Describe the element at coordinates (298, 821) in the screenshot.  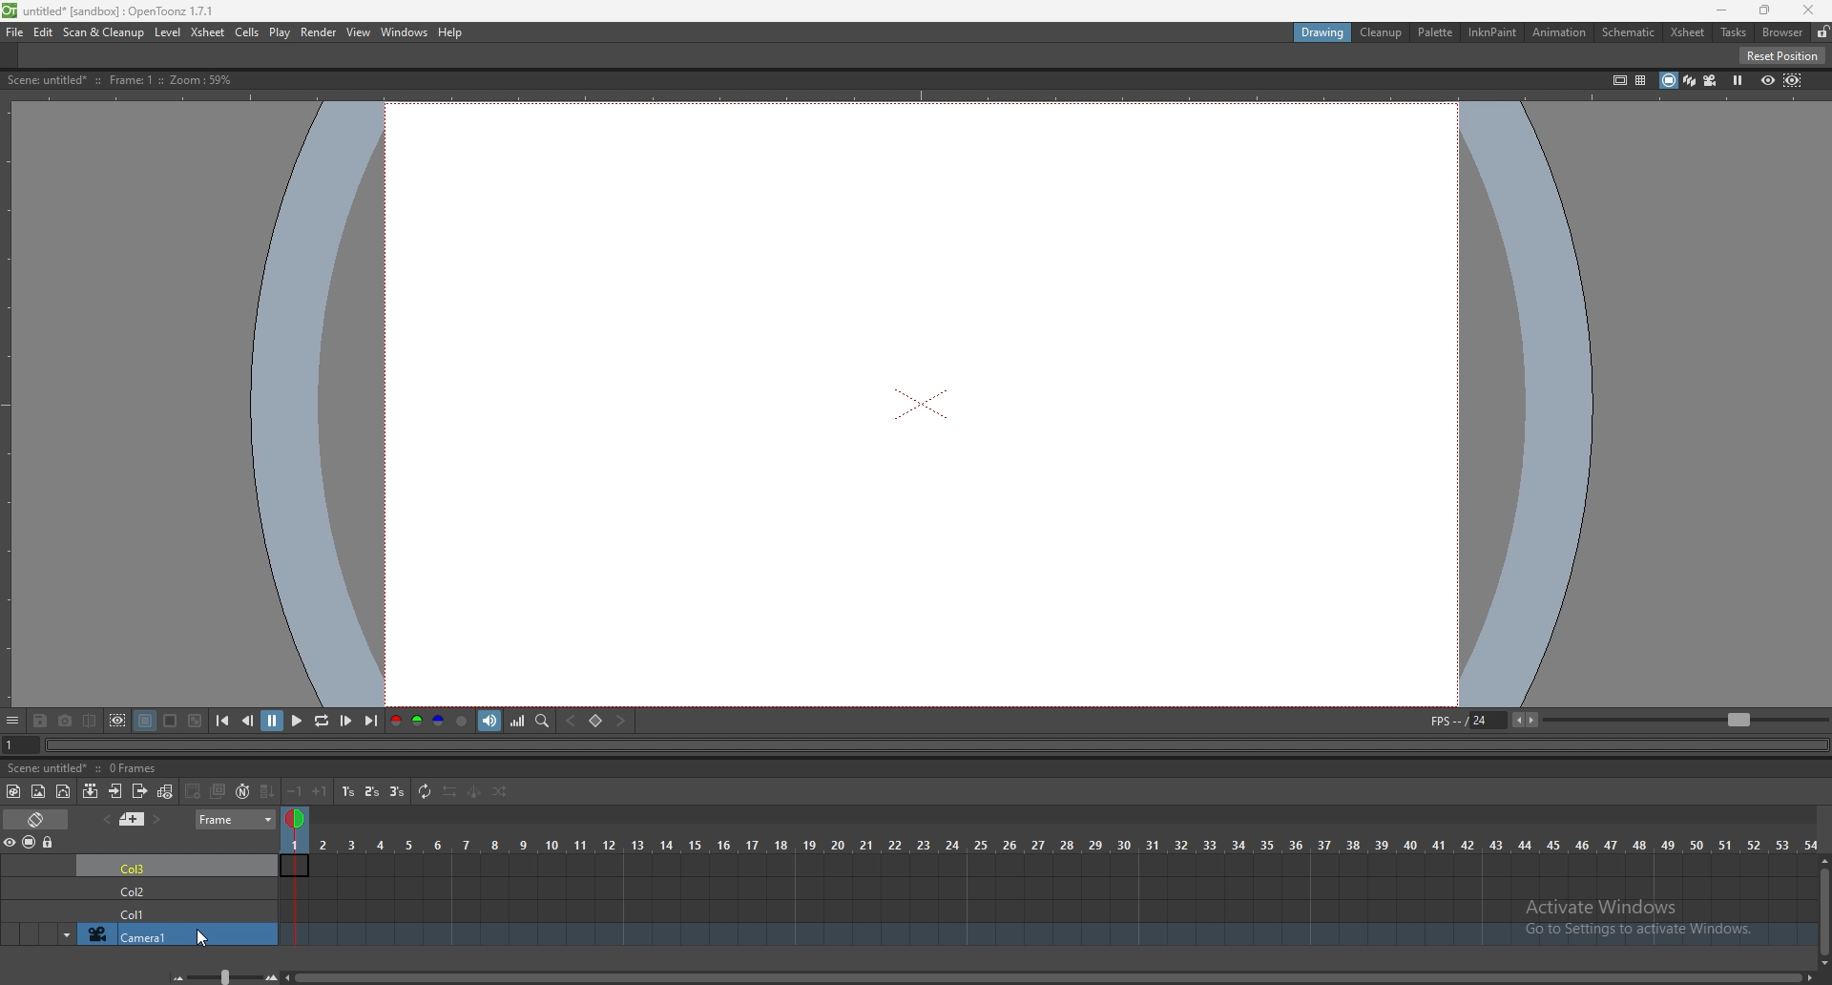
I see `time selector` at that location.